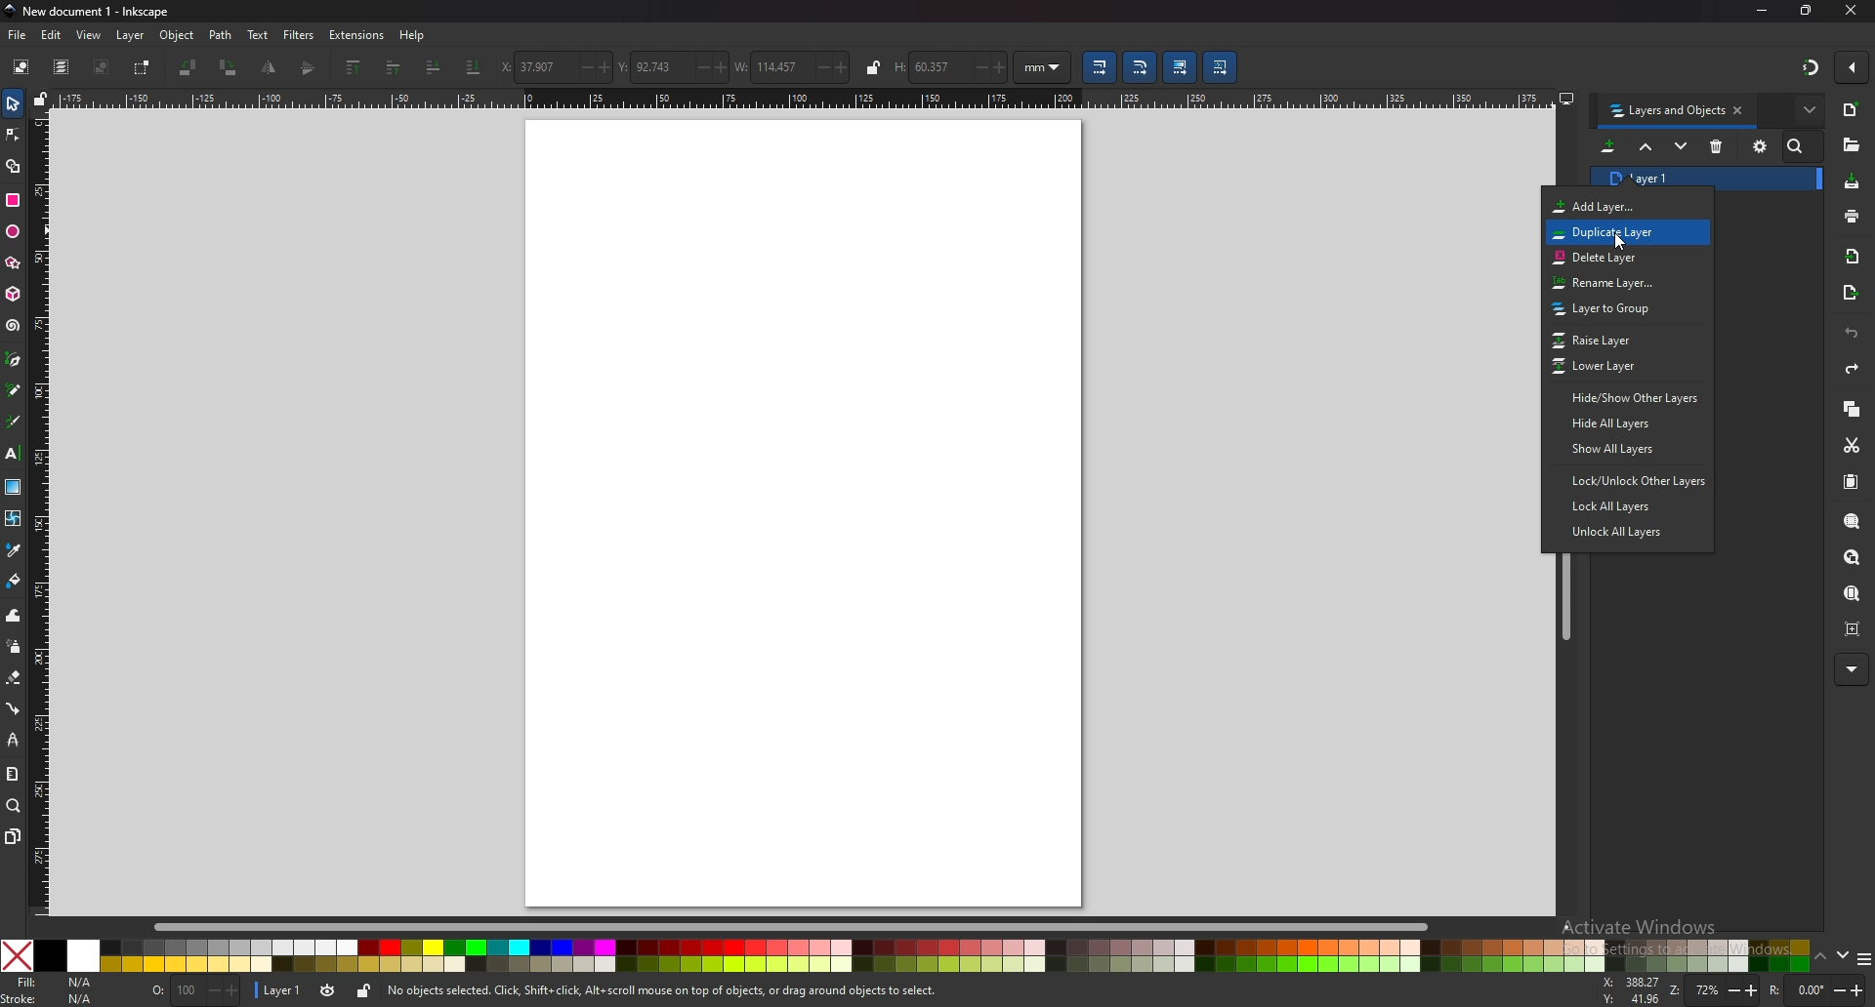 The width and height of the screenshot is (1875, 1007). Describe the element at coordinates (1853, 256) in the screenshot. I see `import` at that location.